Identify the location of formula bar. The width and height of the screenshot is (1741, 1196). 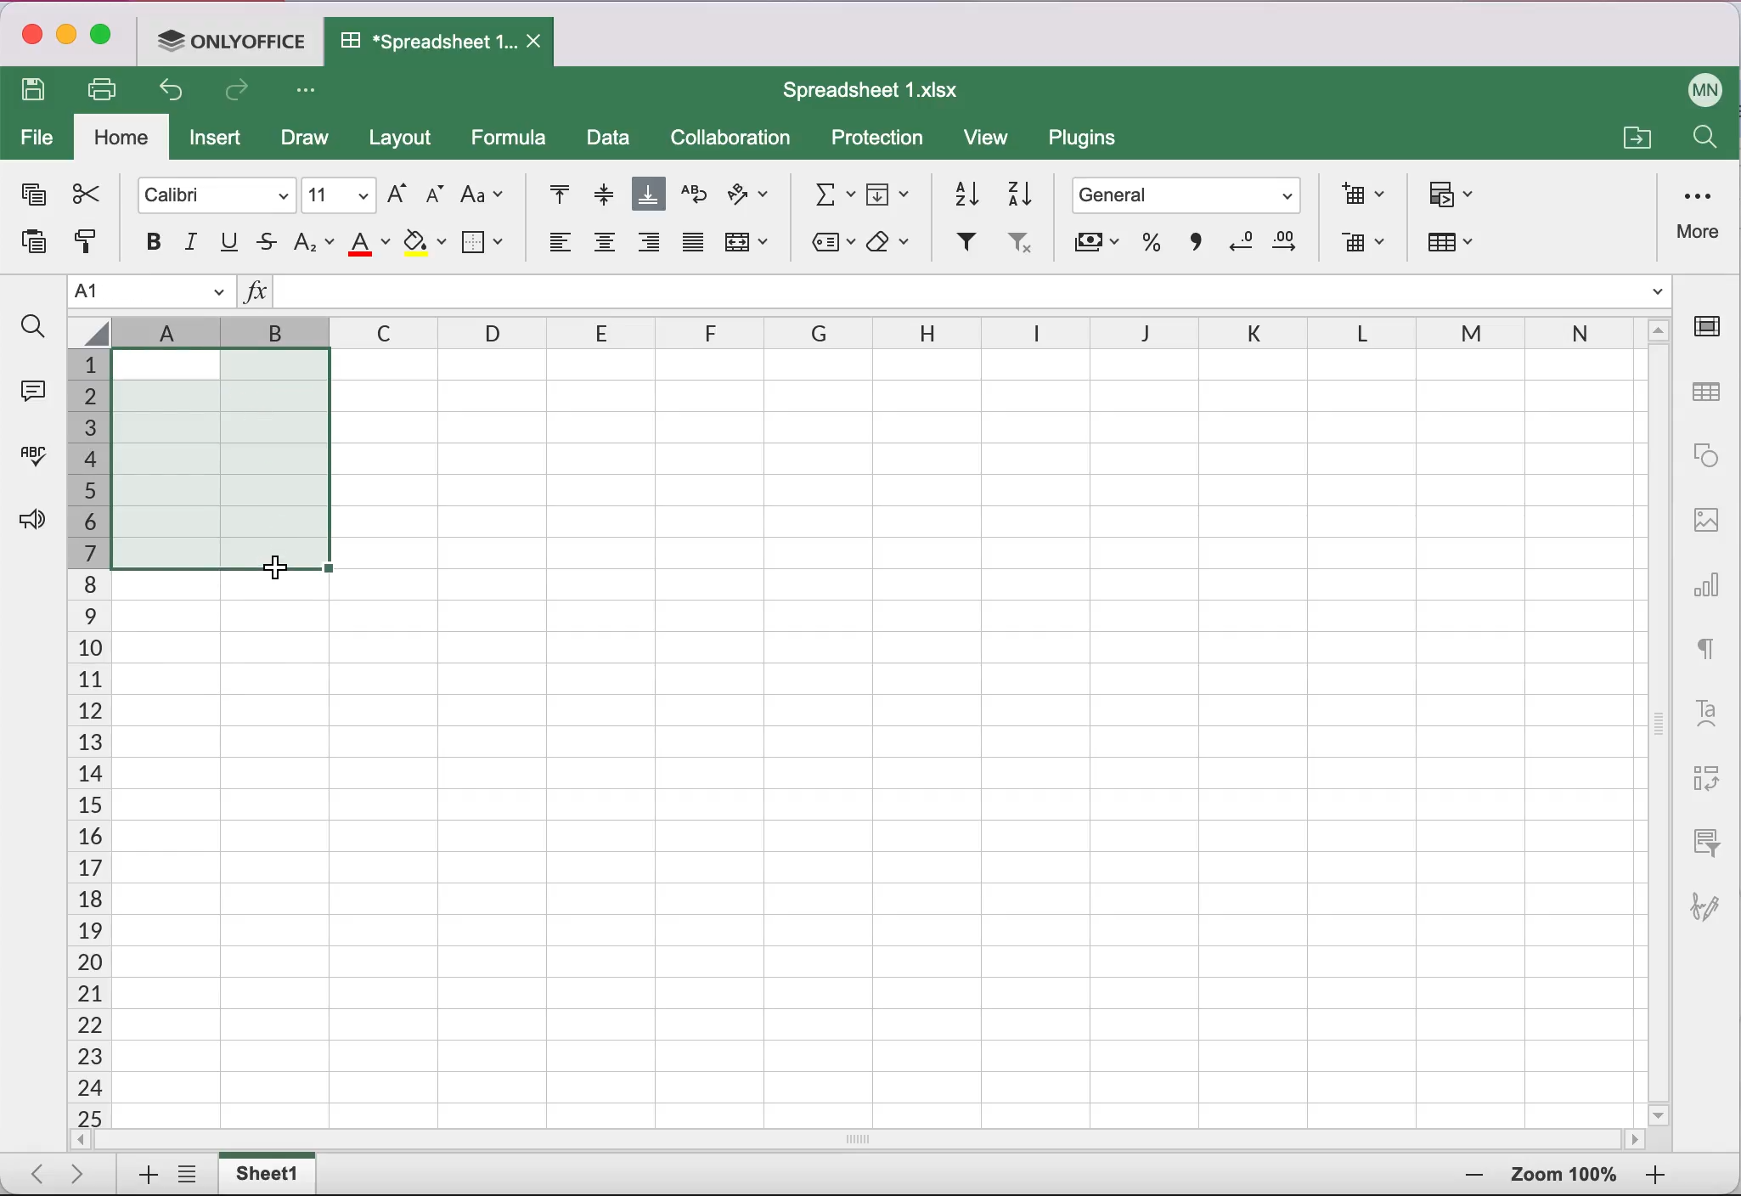
(975, 295).